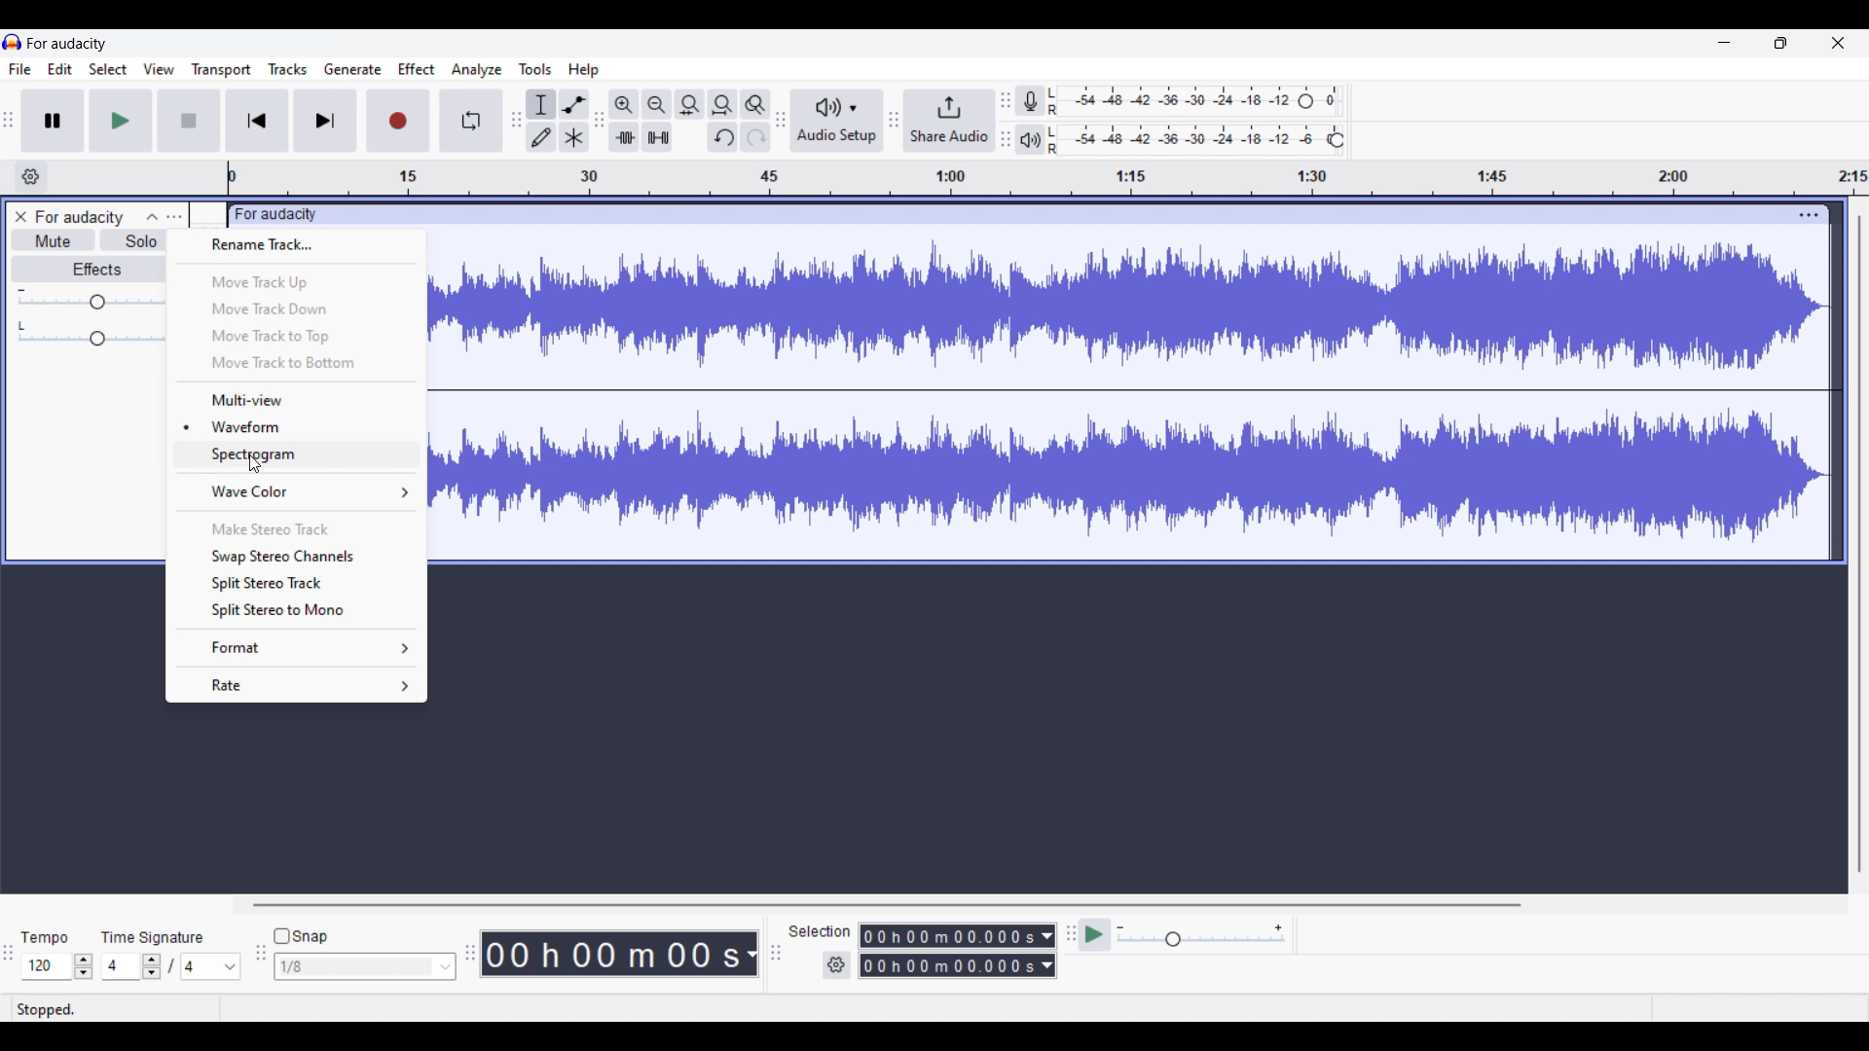  What do you see at coordinates (13, 42) in the screenshot?
I see `Software logo` at bounding box center [13, 42].